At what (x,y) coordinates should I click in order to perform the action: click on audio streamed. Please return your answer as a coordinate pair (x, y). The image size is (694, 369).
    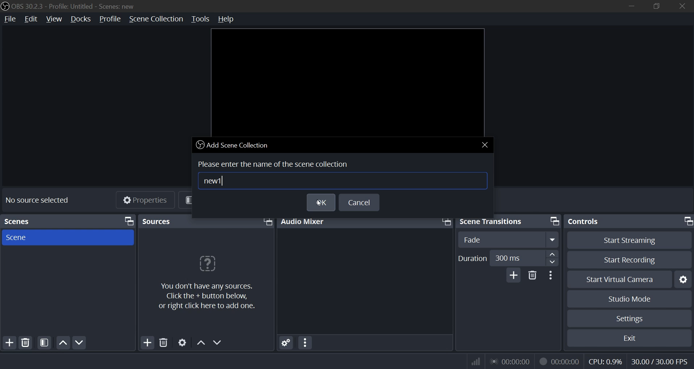
    Looking at the image, I should click on (510, 361).